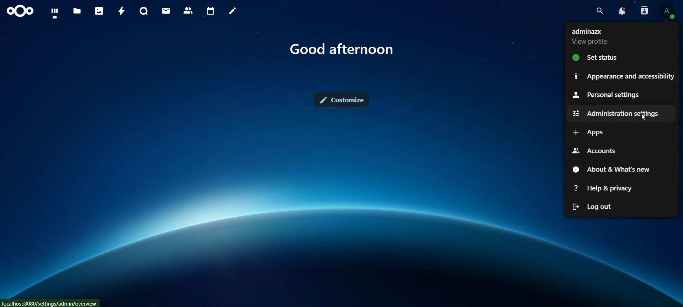  What do you see at coordinates (606, 94) in the screenshot?
I see `personal settings` at bounding box center [606, 94].